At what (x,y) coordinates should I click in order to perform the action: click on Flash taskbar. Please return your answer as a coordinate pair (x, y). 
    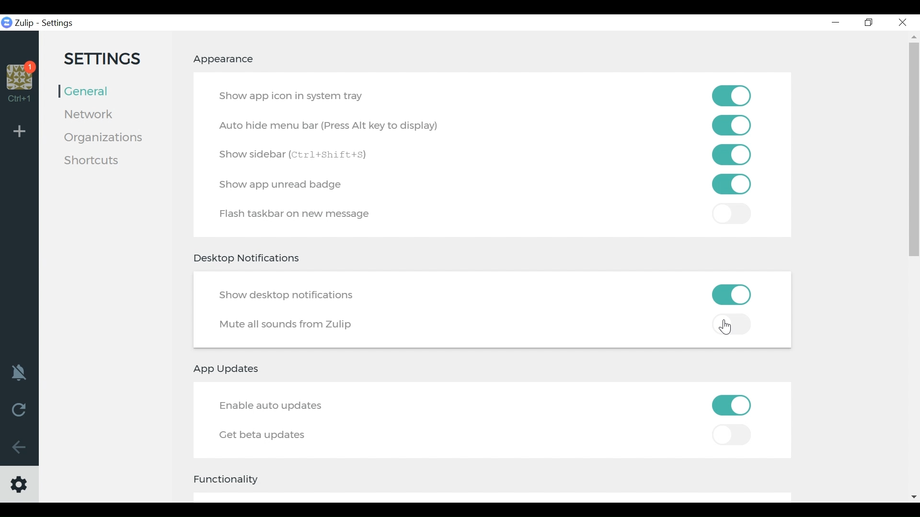
    Looking at the image, I should click on (298, 216).